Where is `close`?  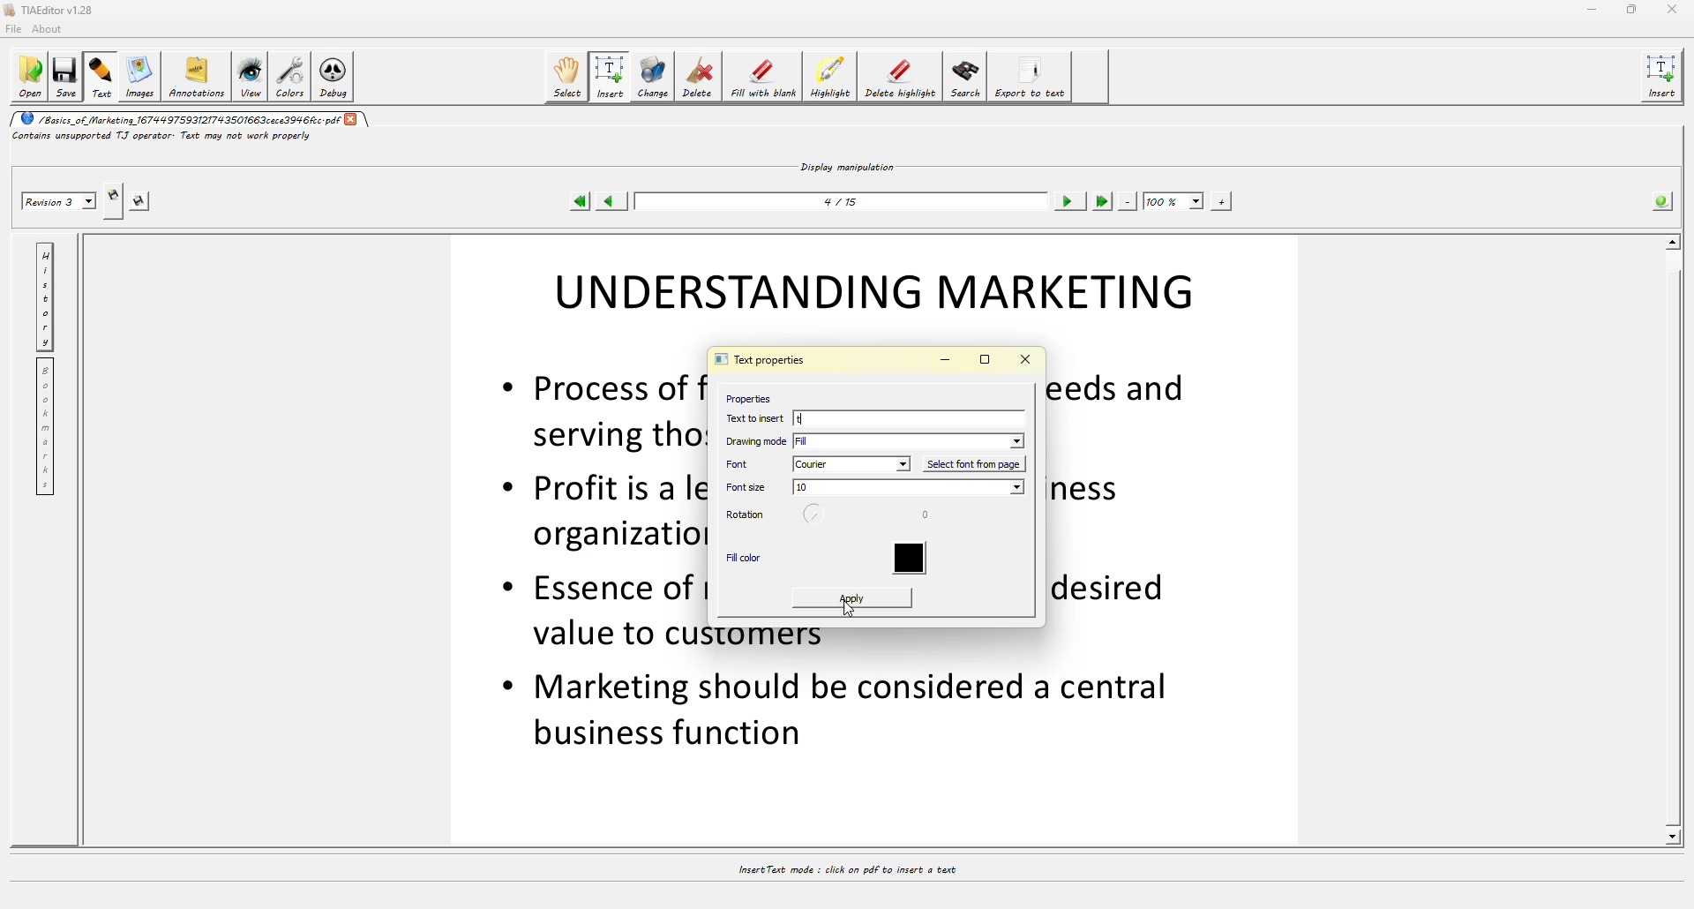 close is located at coordinates (1027, 359).